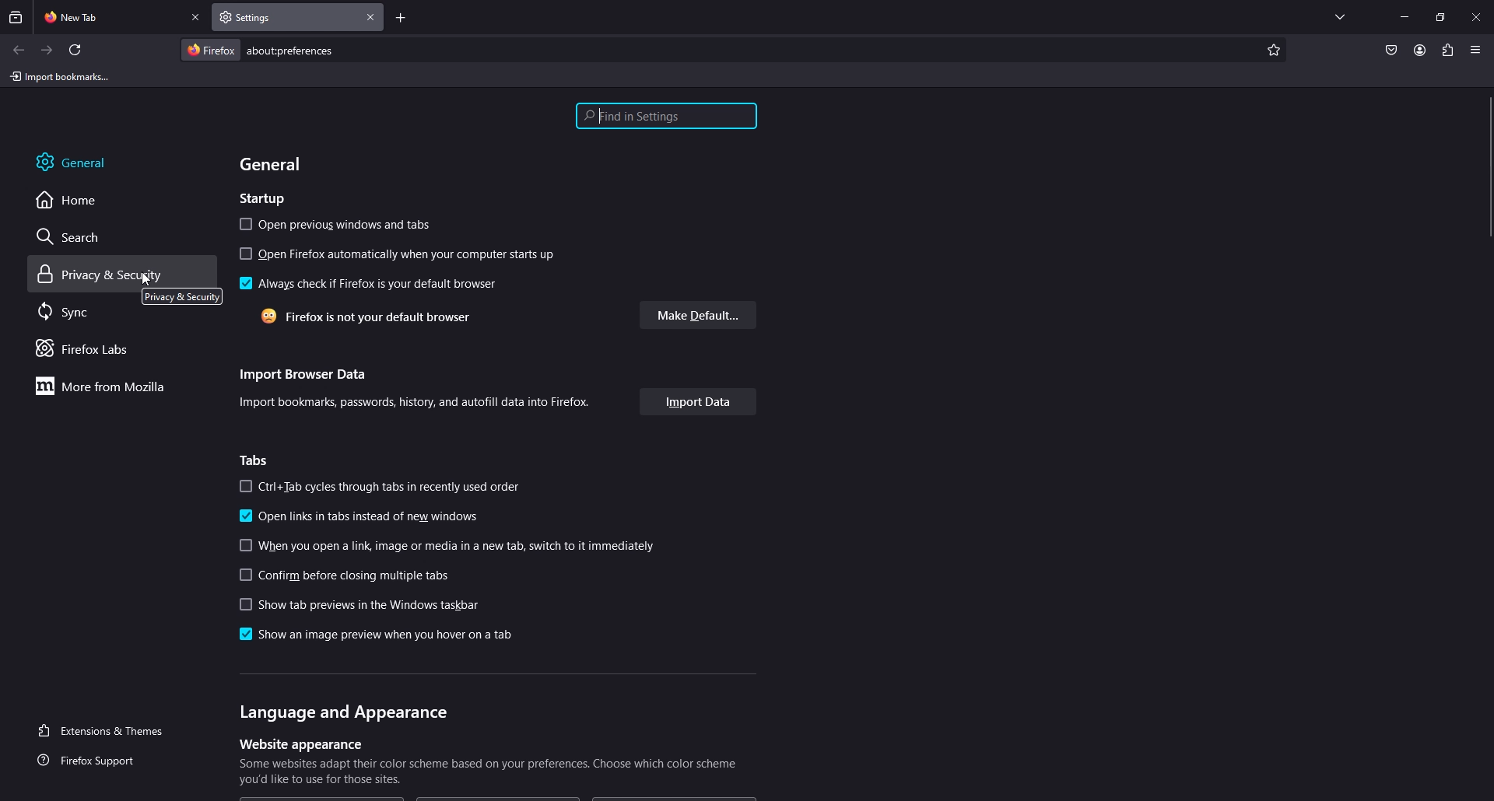  I want to click on recent browsing, so click(17, 17).